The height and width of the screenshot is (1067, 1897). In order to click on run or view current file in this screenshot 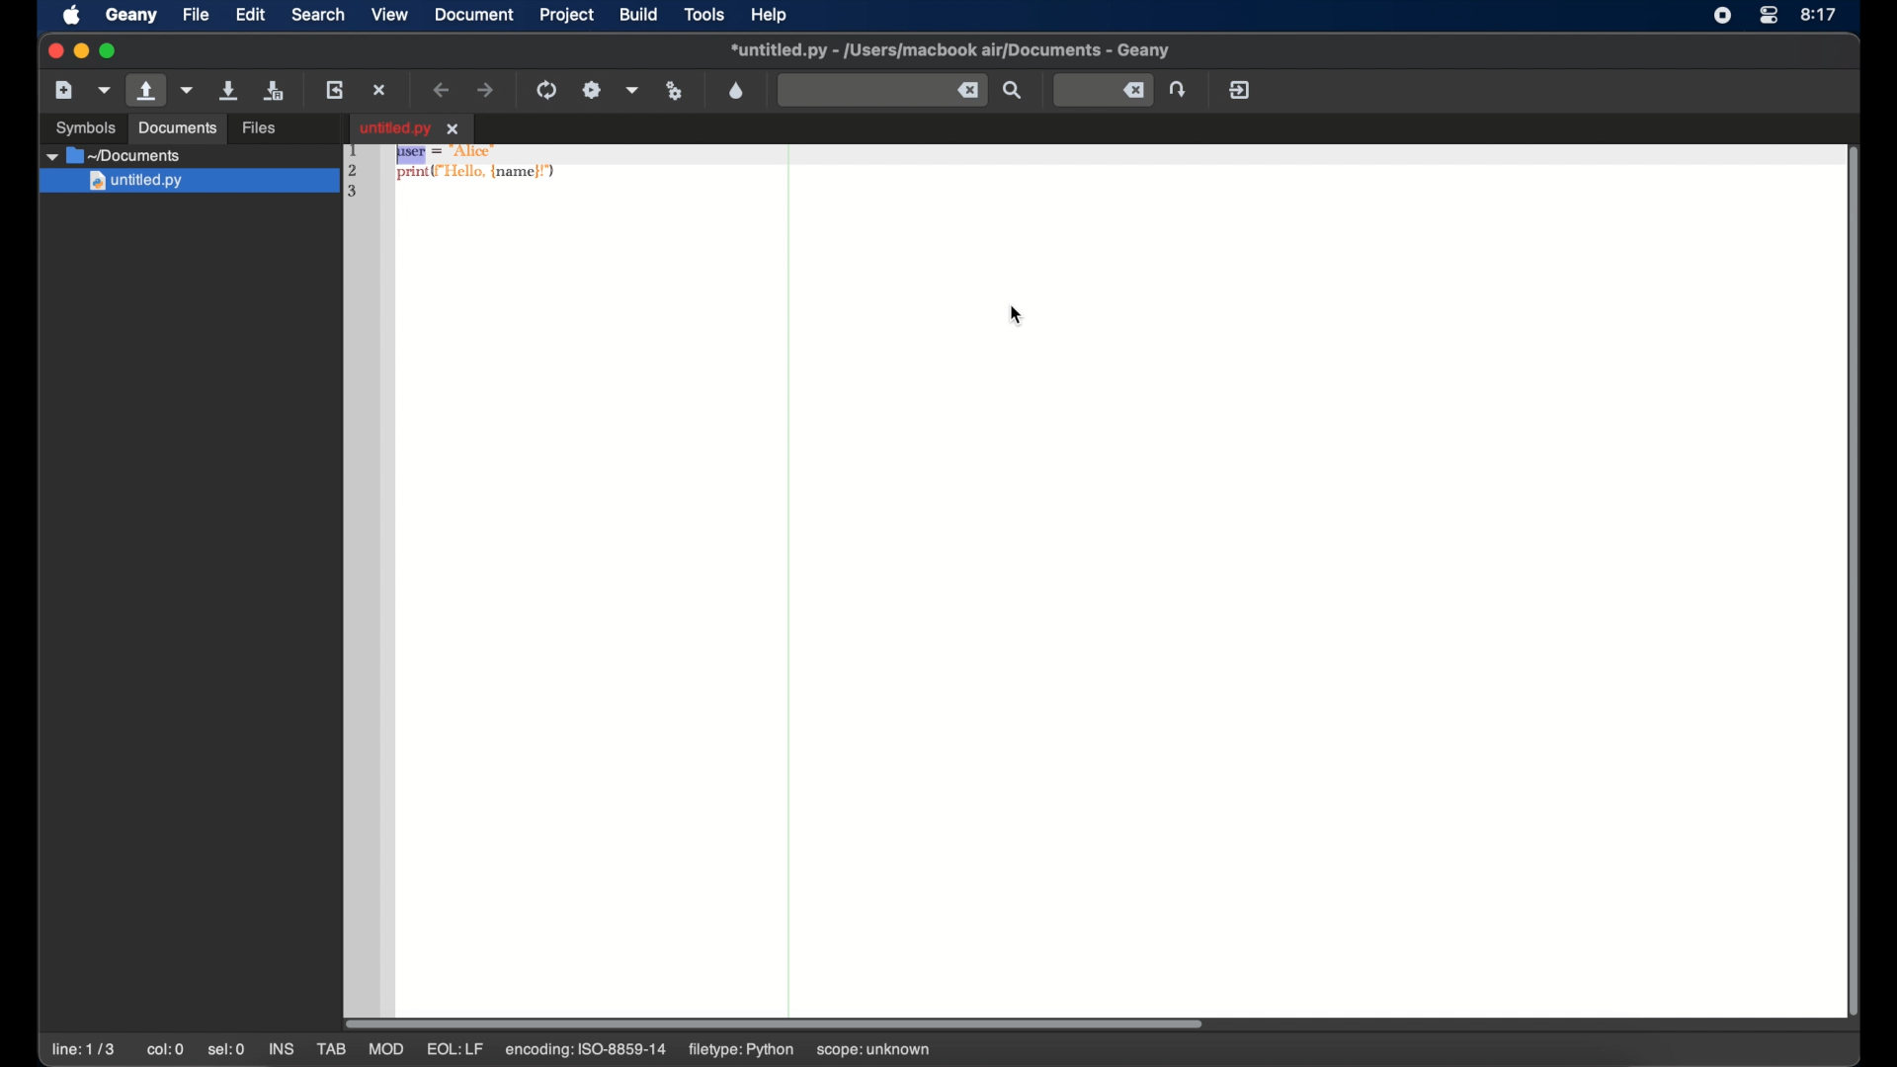, I will do `click(676, 91)`.